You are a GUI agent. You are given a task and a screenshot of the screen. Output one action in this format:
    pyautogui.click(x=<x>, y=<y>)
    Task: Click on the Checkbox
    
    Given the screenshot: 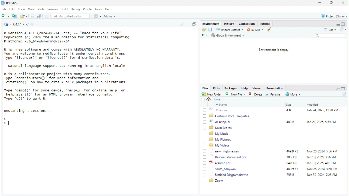 What is the action you would take?
    pyautogui.click(x=205, y=163)
    